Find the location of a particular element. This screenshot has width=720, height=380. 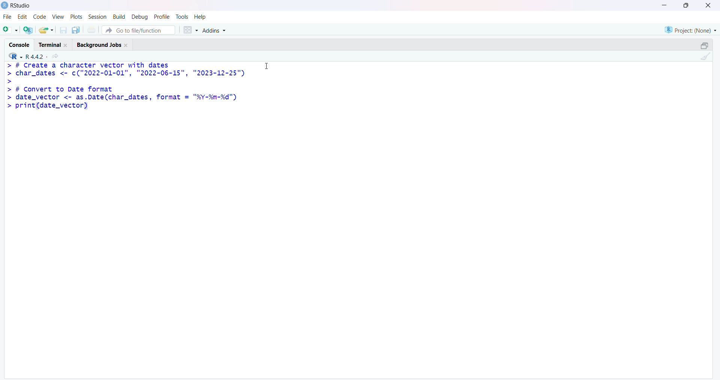

Help is located at coordinates (201, 17).